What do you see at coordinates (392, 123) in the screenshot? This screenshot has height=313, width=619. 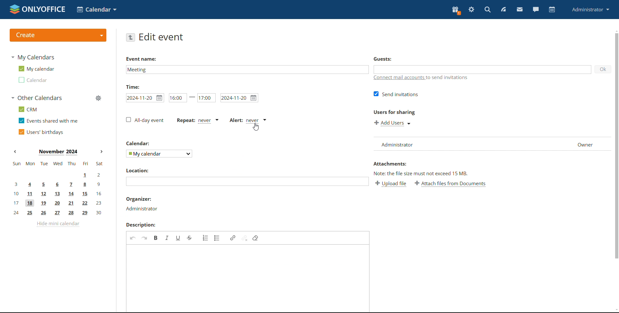 I see `add users` at bounding box center [392, 123].